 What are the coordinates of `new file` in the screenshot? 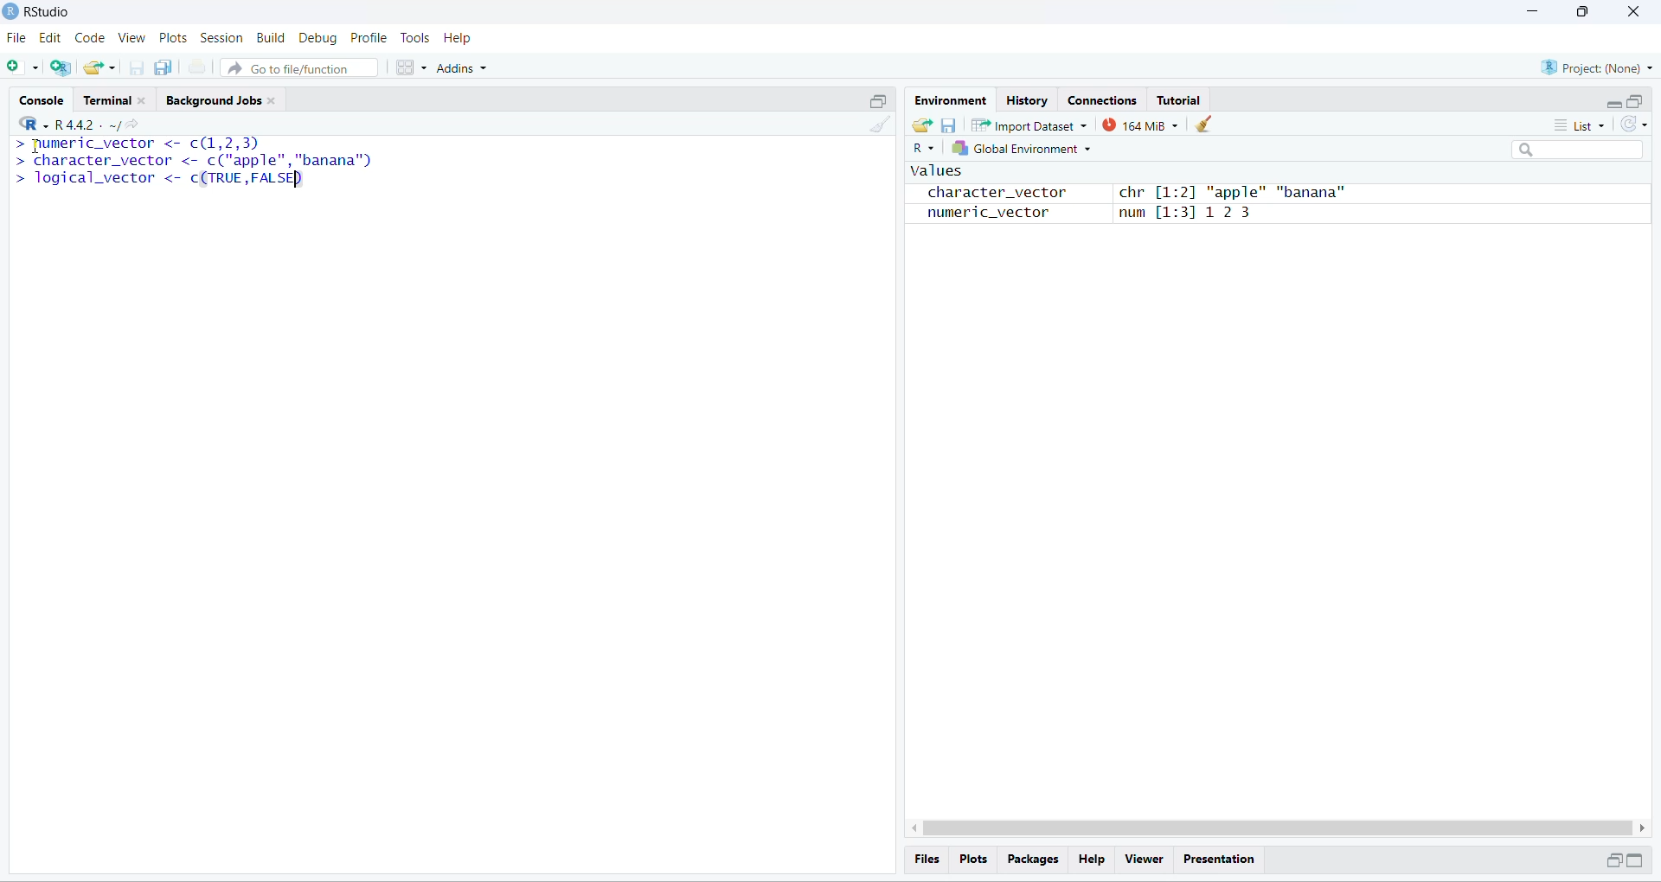 It's located at (19, 65).